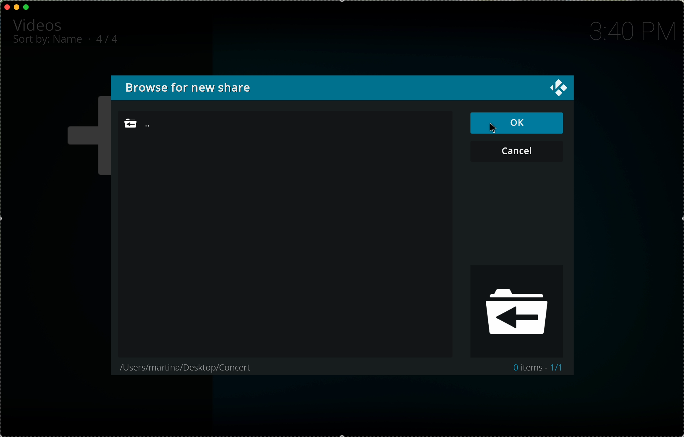 The image size is (684, 437). Describe the element at coordinates (16, 7) in the screenshot. I see `minimise` at that location.